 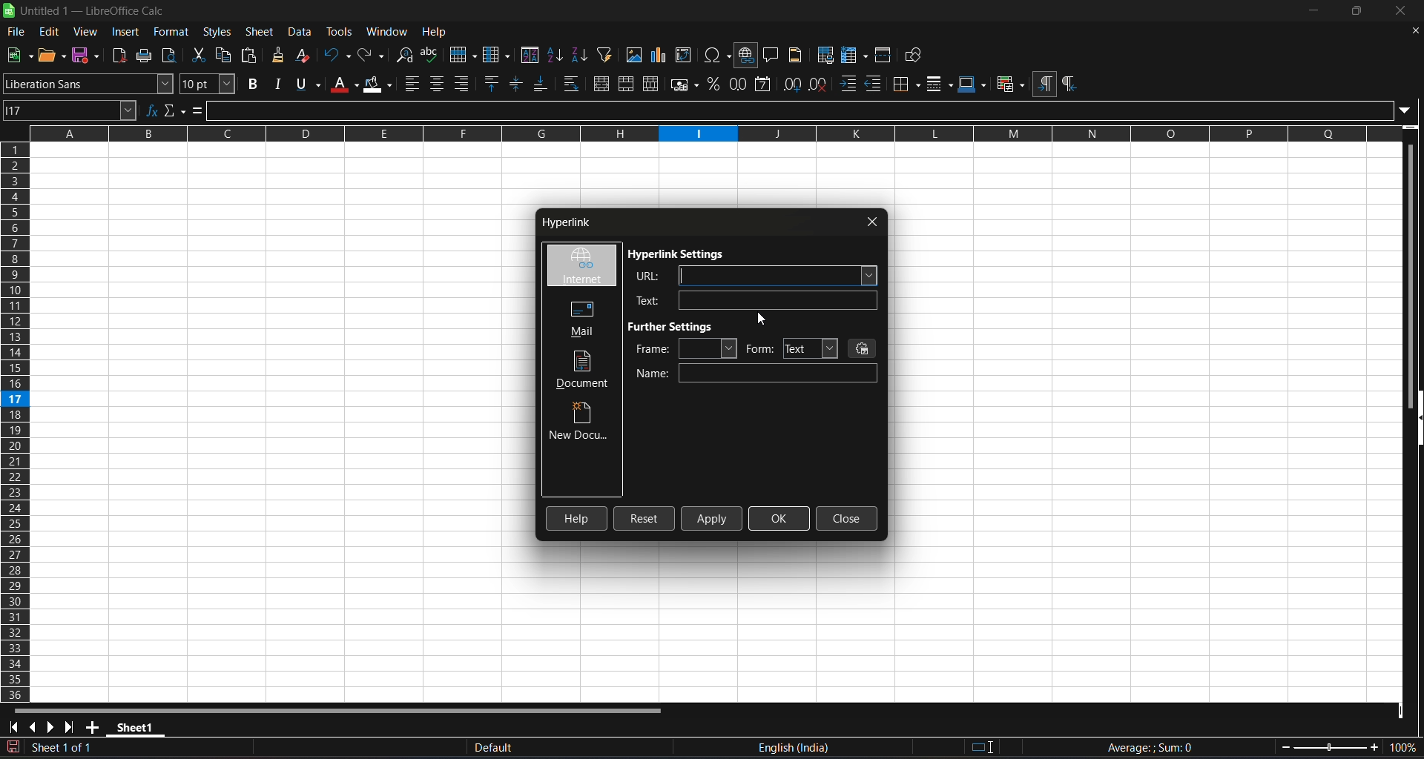 I want to click on wrap text, so click(x=573, y=84).